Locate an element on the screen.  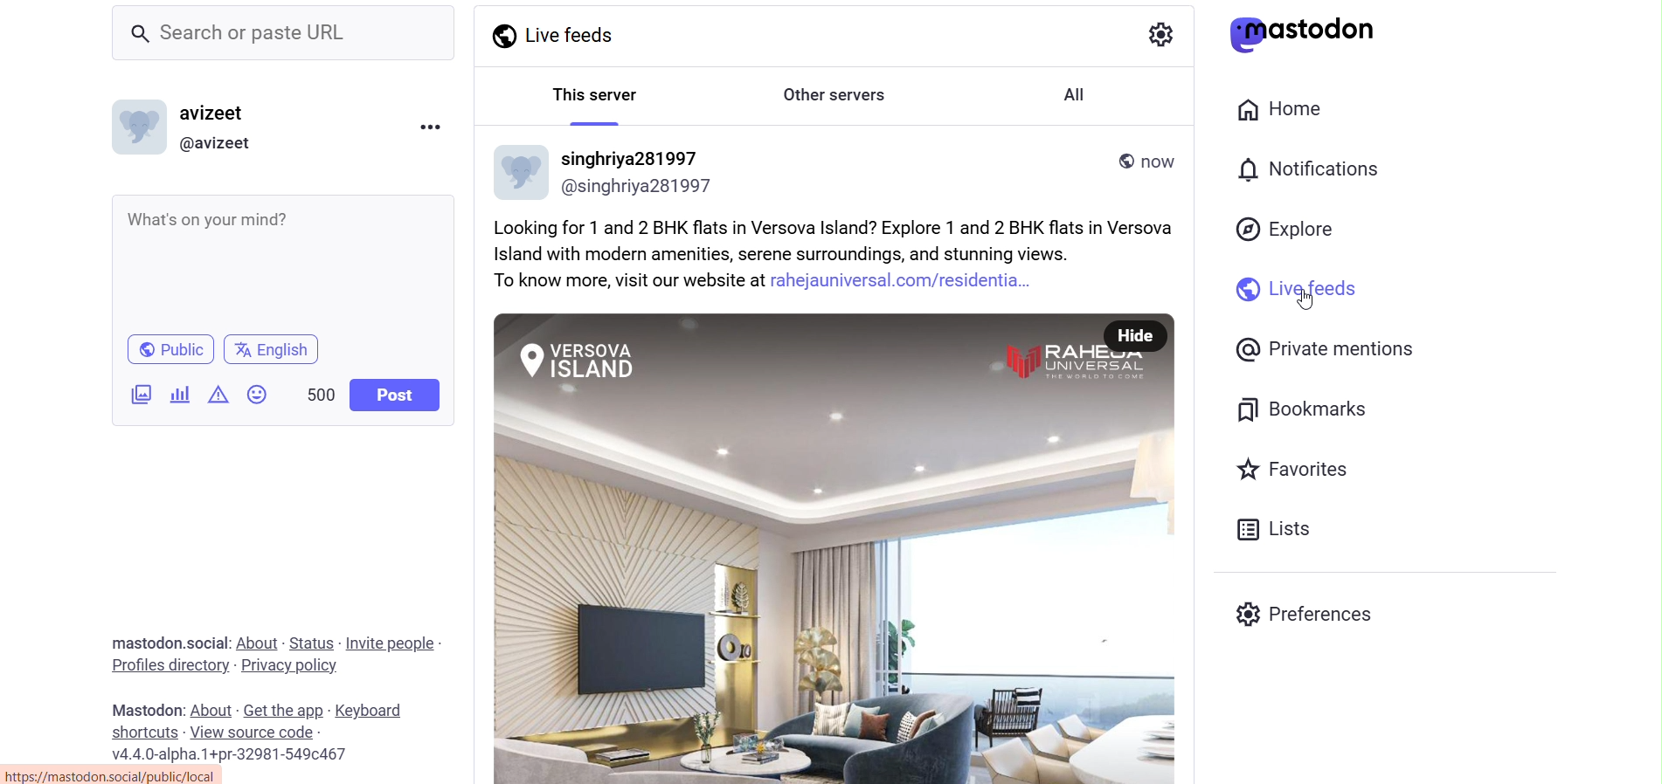
social is located at coordinates (205, 642).